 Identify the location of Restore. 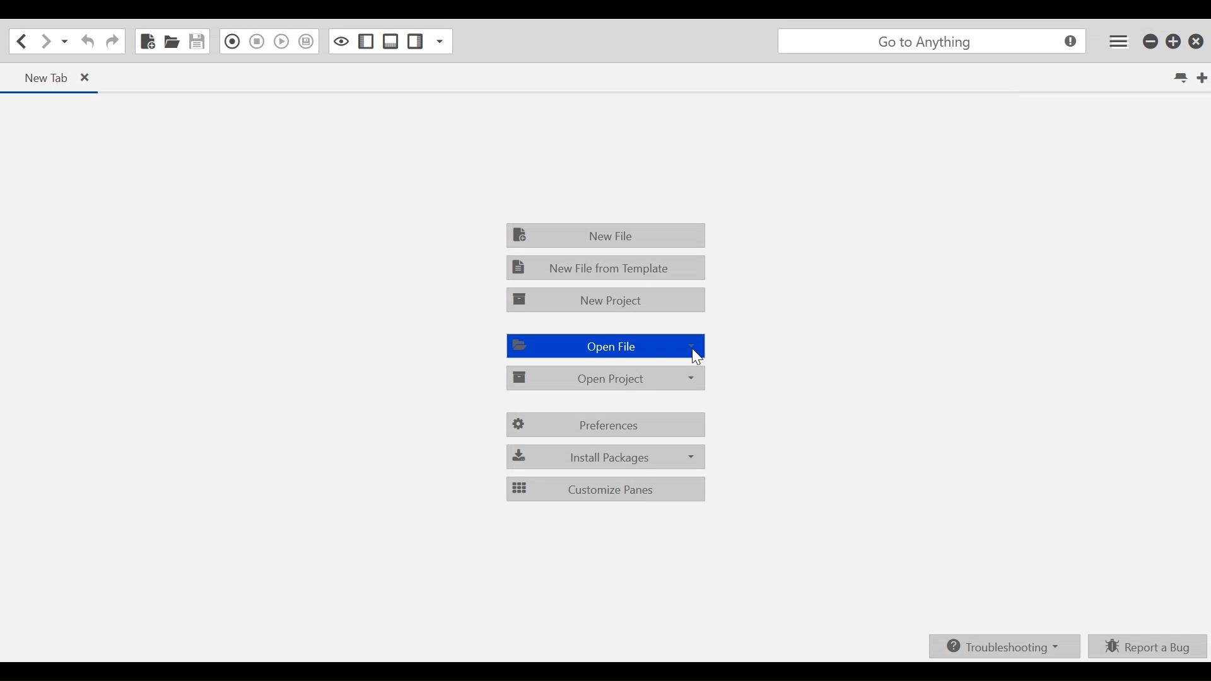
(1173, 42).